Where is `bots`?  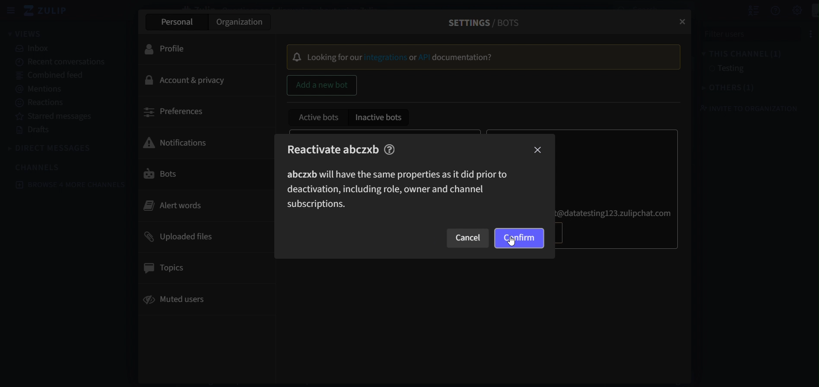 bots is located at coordinates (166, 174).